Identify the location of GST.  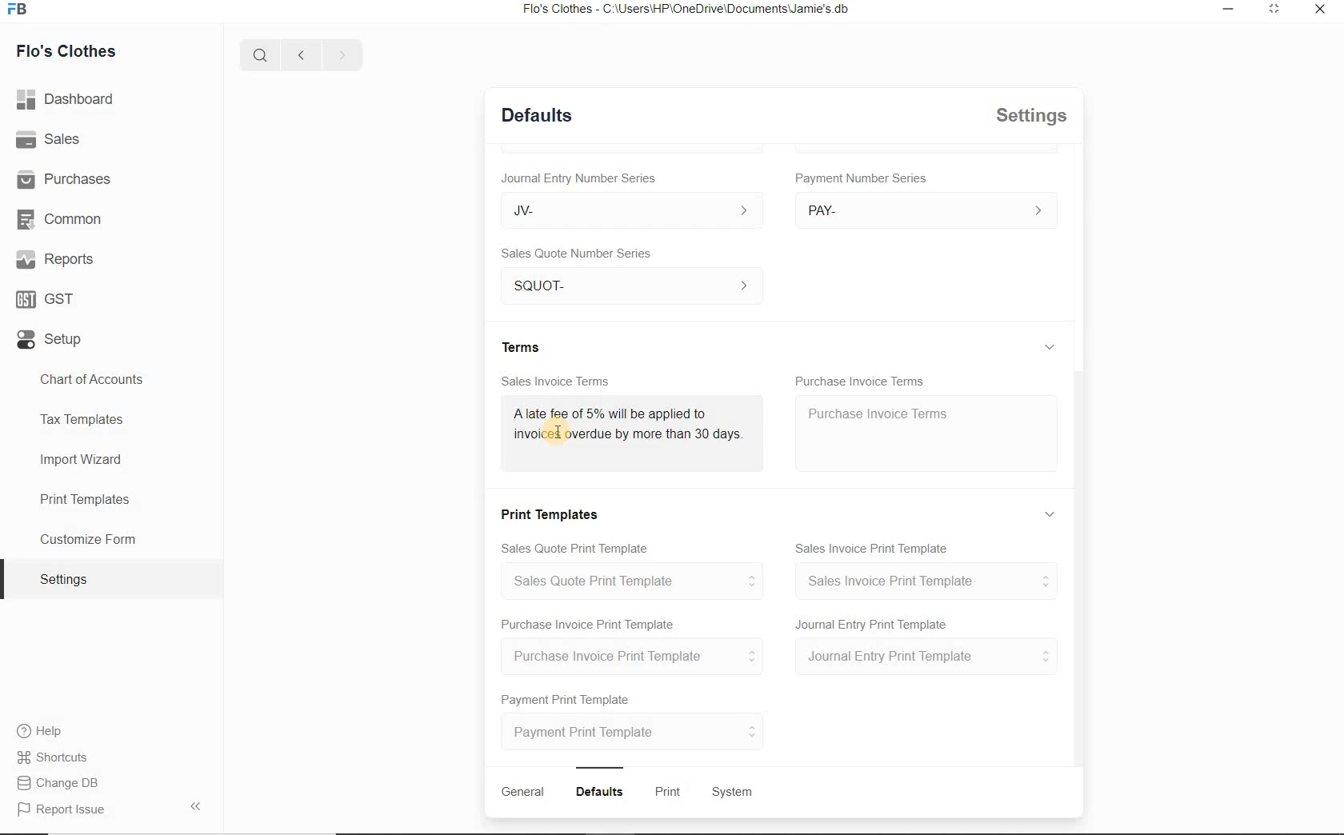
(44, 300).